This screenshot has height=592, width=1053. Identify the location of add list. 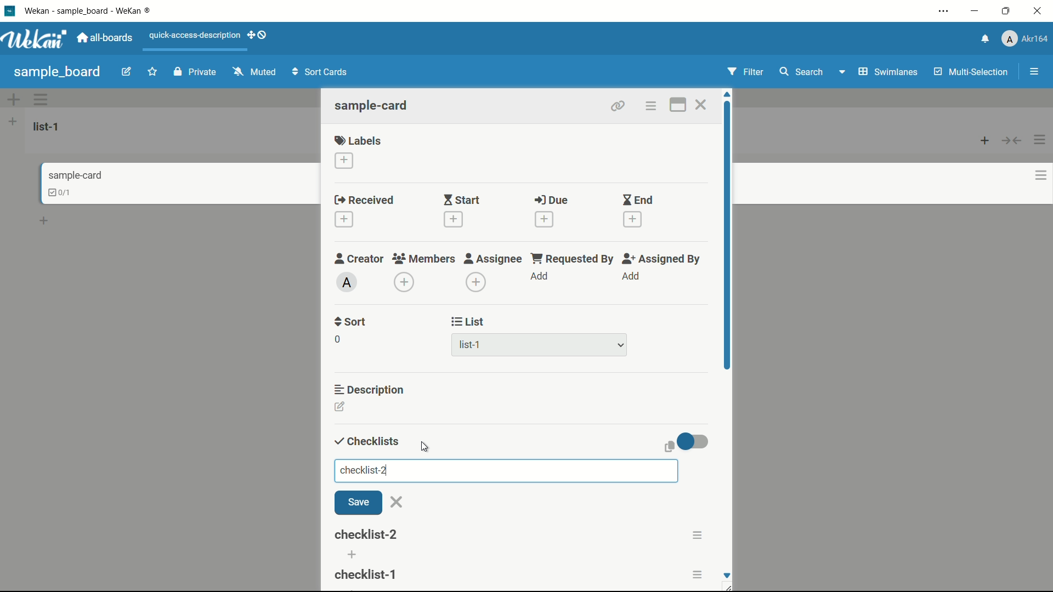
(13, 121).